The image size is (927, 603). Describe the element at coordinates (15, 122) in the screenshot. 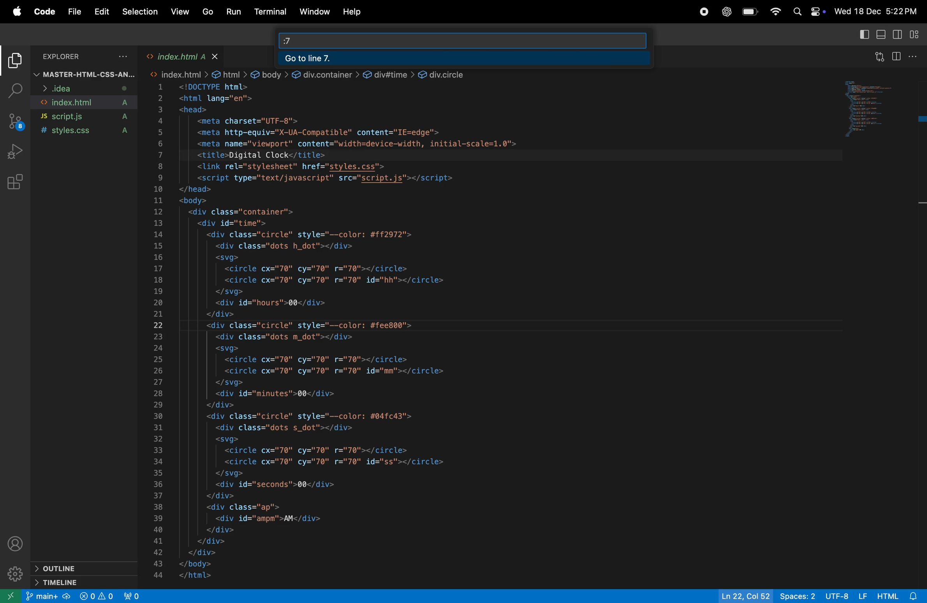

I see `source control` at that location.